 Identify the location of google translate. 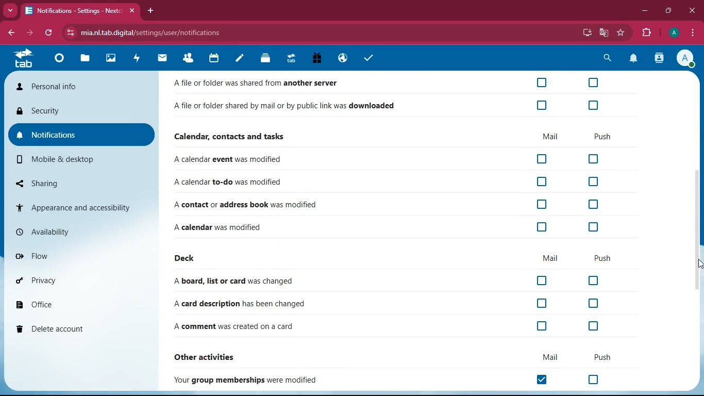
(604, 32).